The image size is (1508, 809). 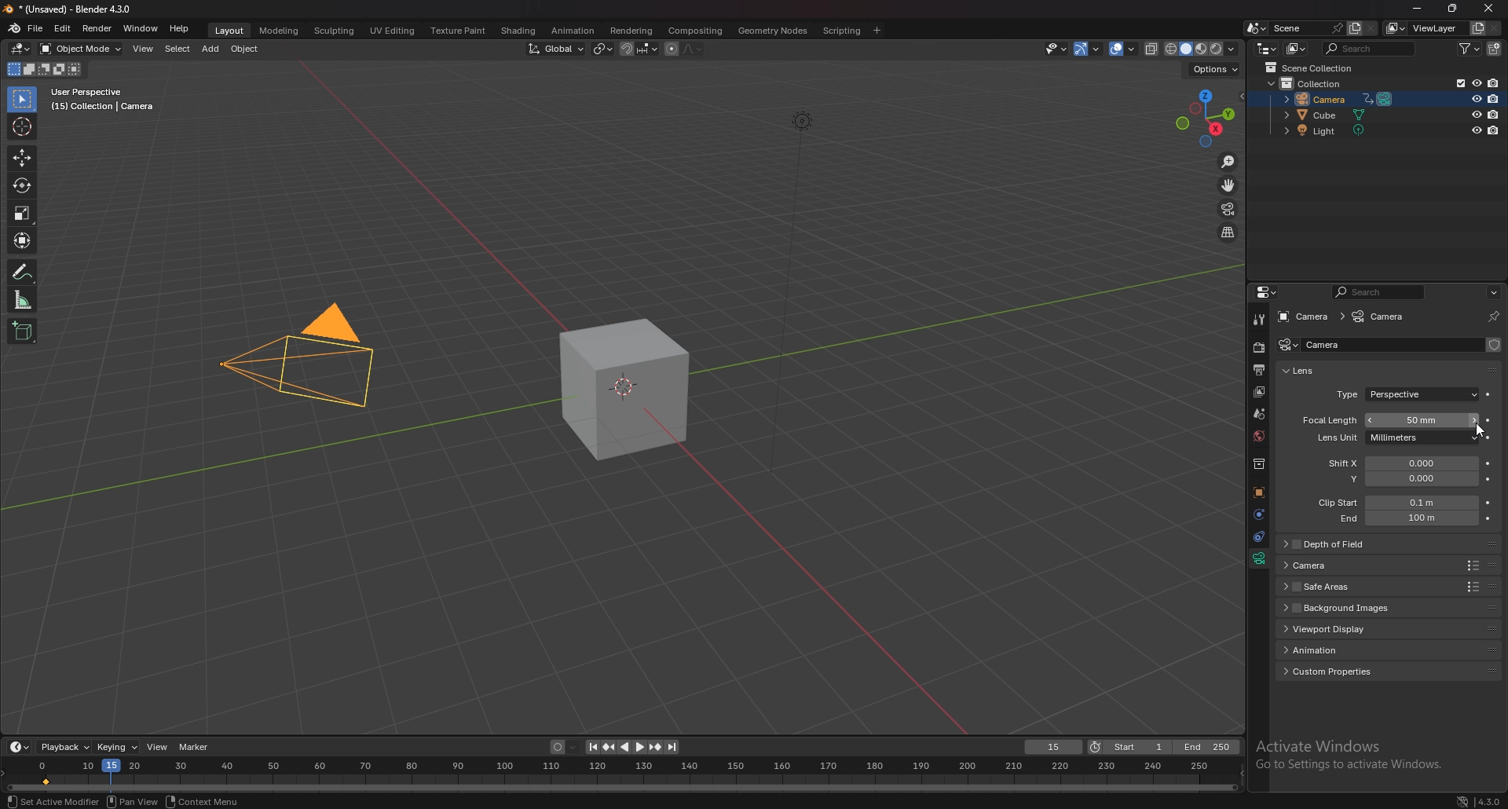 I want to click on data, so click(x=1259, y=558).